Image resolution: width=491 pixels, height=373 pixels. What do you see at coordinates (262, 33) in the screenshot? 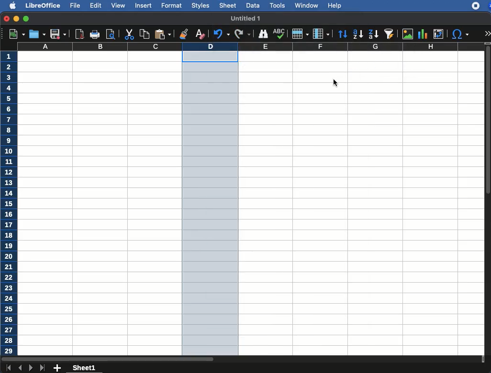
I see `find` at bounding box center [262, 33].